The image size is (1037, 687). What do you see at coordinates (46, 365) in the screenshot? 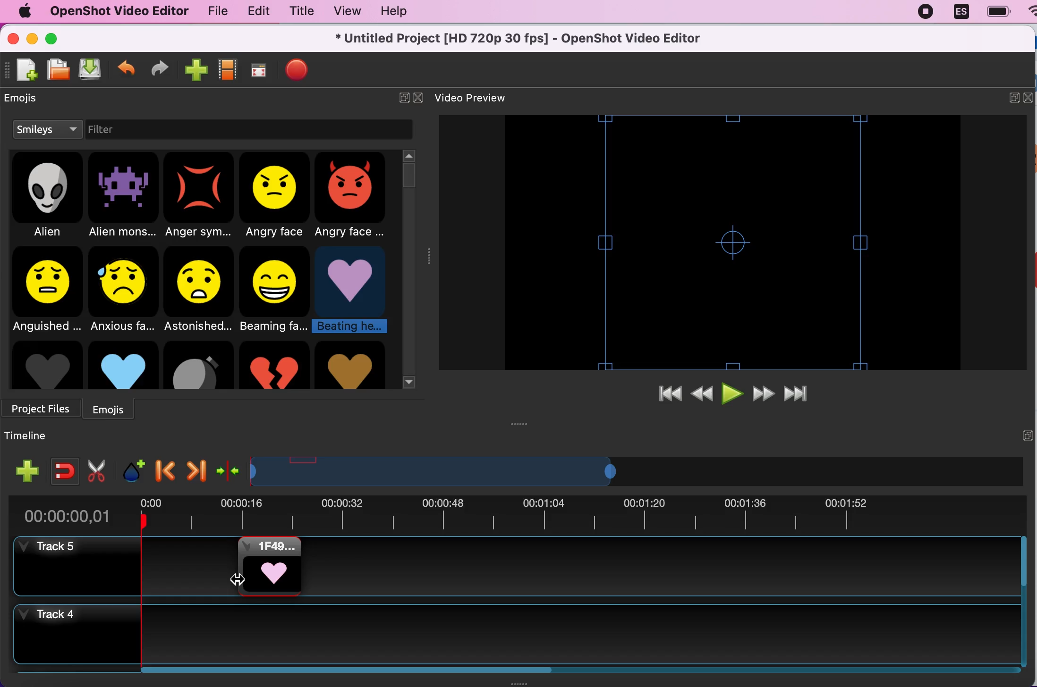
I see `Grey heart` at bounding box center [46, 365].